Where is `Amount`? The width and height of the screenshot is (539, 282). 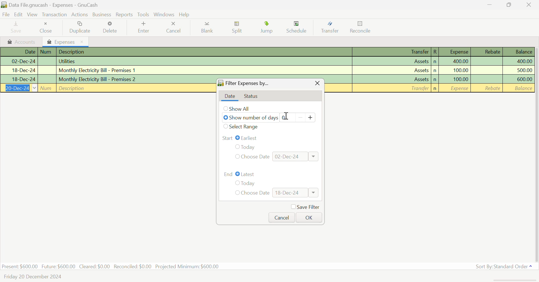
Amount is located at coordinates (518, 61).